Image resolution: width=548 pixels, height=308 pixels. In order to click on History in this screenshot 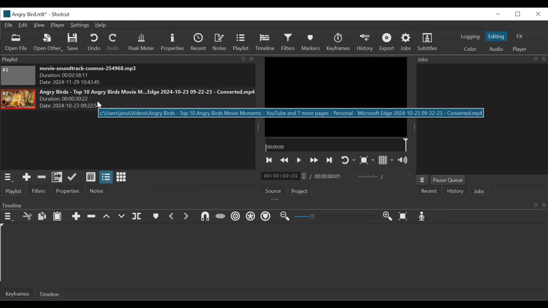, I will do `click(364, 42)`.